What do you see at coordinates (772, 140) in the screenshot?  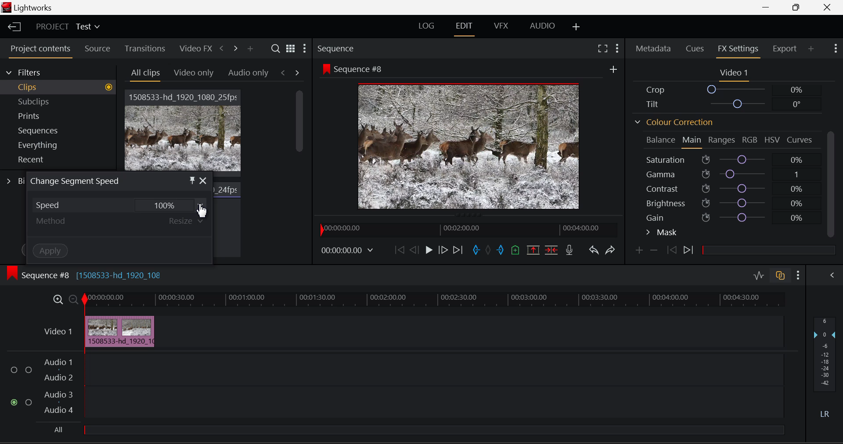 I see `HSV` at bounding box center [772, 140].